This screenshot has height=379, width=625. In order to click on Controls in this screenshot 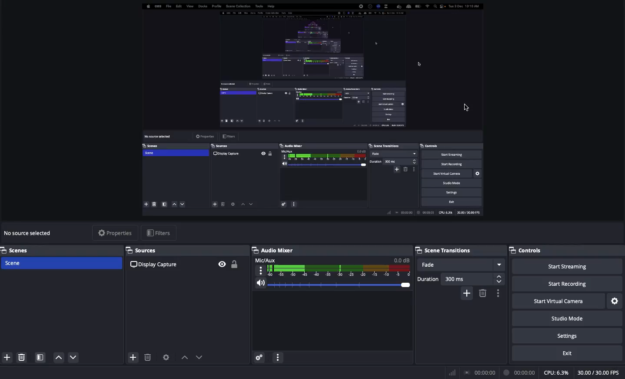, I will do `click(567, 250)`.